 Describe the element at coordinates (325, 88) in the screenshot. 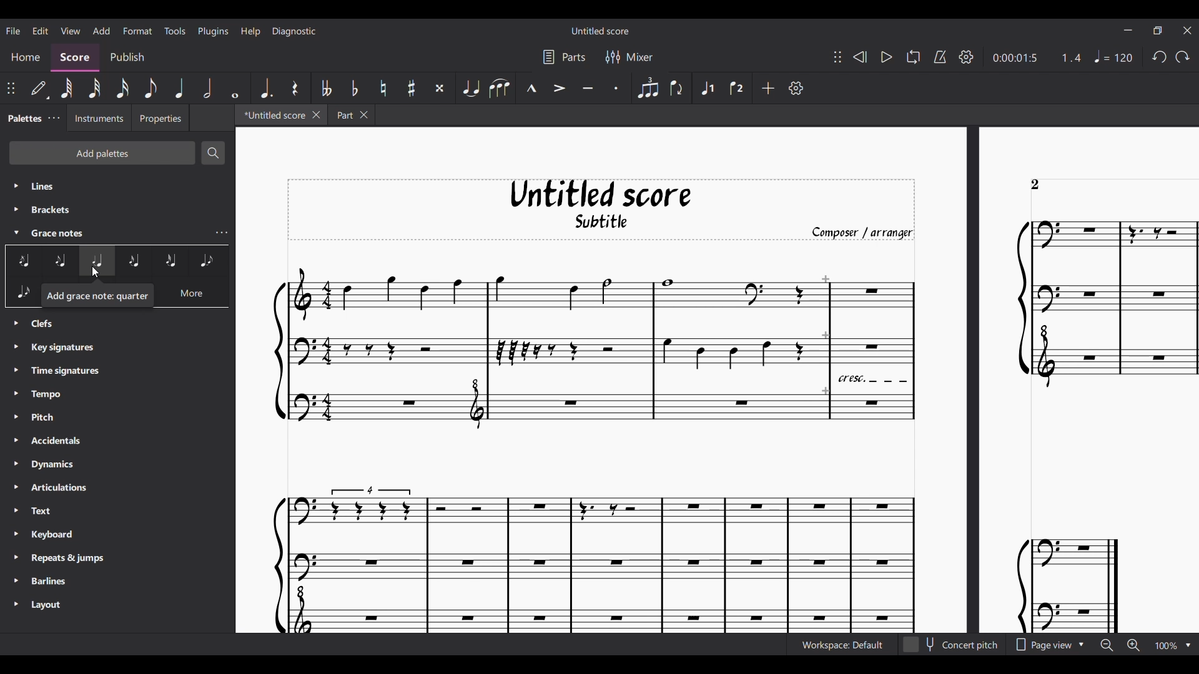

I see `Toggle double flat` at that location.